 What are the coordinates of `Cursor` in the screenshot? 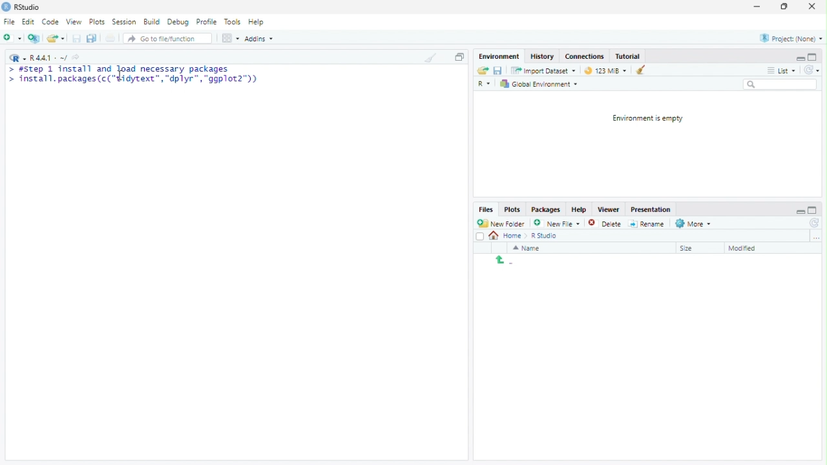 It's located at (121, 76).